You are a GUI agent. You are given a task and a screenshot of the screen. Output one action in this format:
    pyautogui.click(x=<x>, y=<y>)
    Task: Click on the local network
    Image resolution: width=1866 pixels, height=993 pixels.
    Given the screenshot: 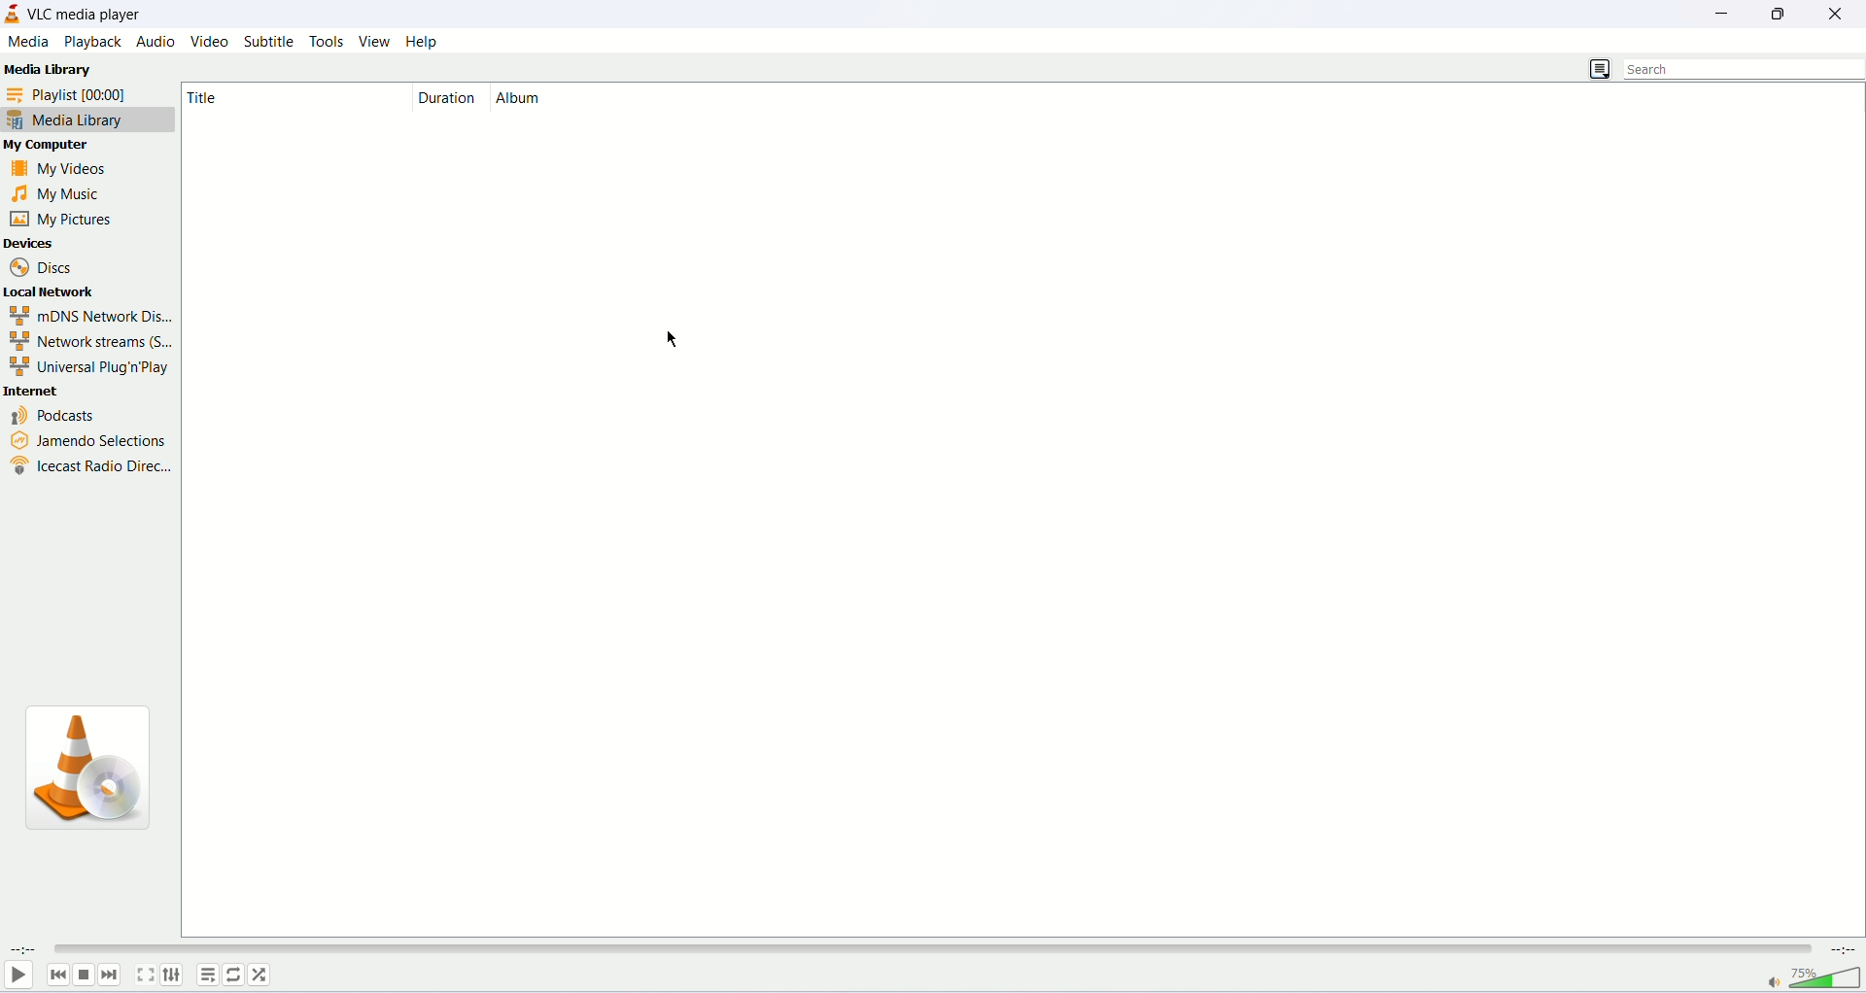 What is the action you would take?
    pyautogui.click(x=52, y=291)
    